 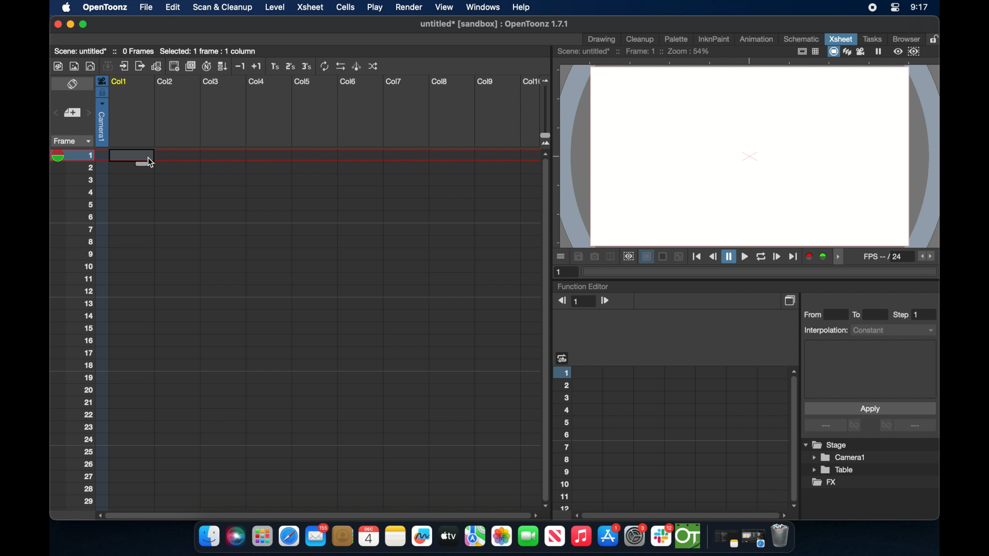 What do you see at coordinates (324, 81) in the screenshot?
I see `columns` at bounding box center [324, 81].